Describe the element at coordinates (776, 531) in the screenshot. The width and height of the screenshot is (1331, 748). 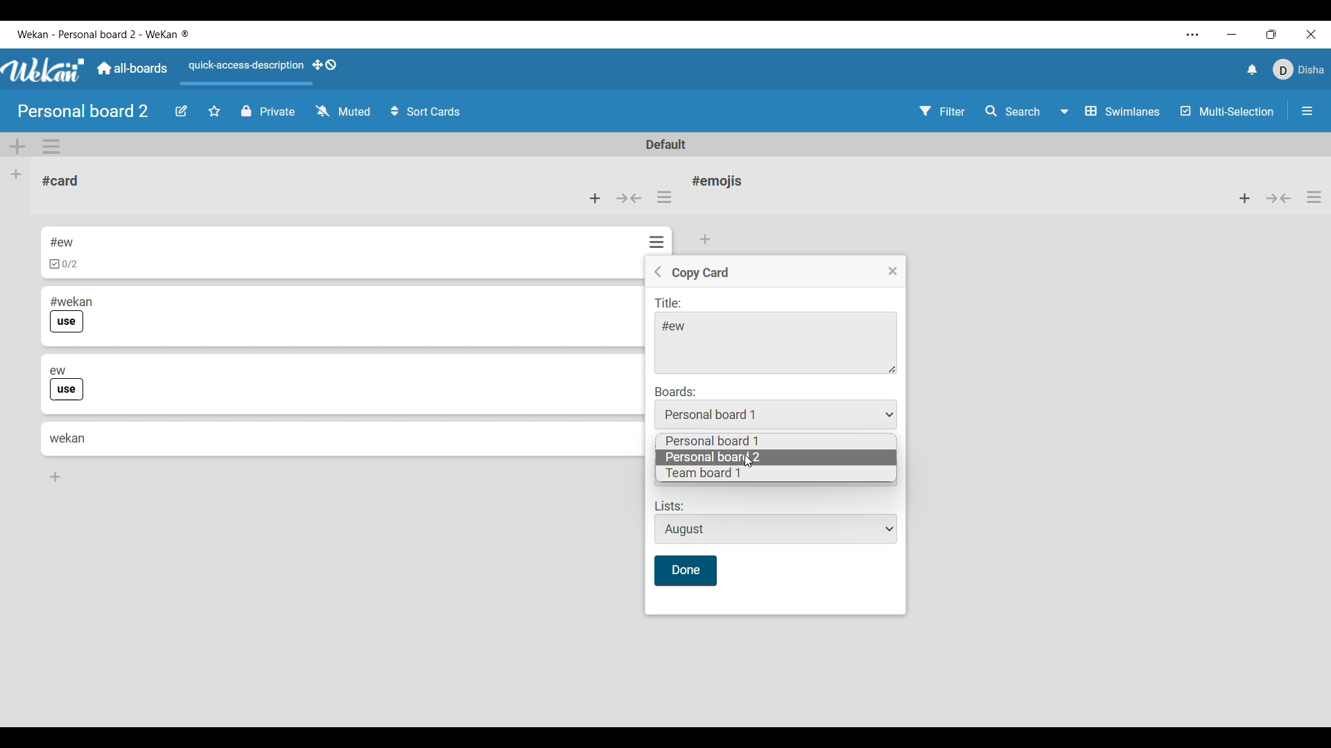
I see `Lists options` at that location.